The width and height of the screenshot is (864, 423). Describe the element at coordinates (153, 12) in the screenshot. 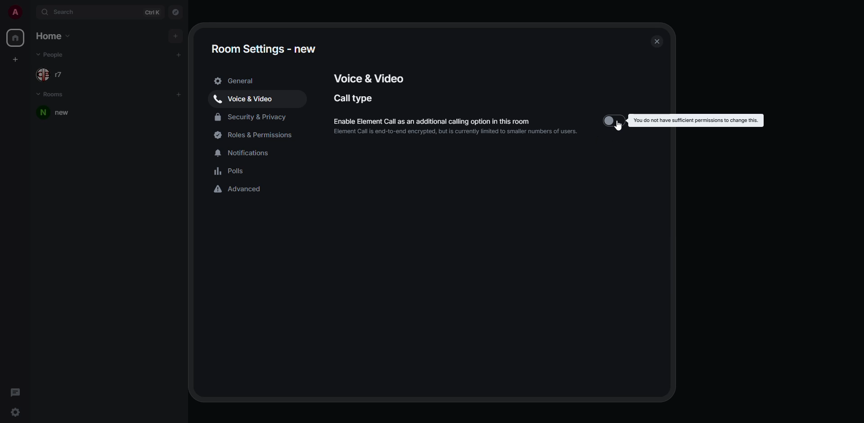

I see `ctrl K` at that location.